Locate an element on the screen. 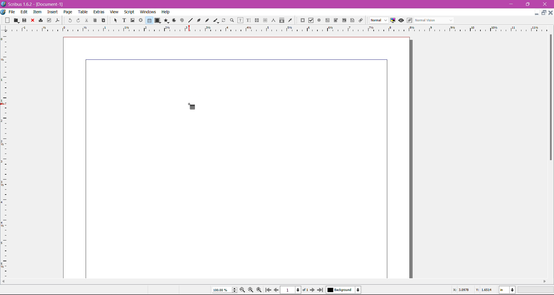 The width and height of the screenshot is (554, 295). Text Frame is located at coordinates (123, 20).